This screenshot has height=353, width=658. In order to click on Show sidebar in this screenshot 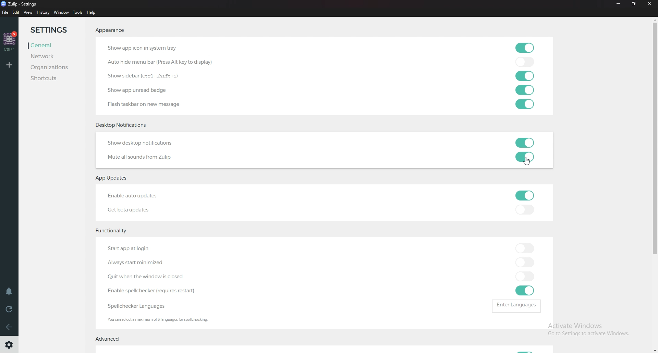, I will do `click(143, 77)`.